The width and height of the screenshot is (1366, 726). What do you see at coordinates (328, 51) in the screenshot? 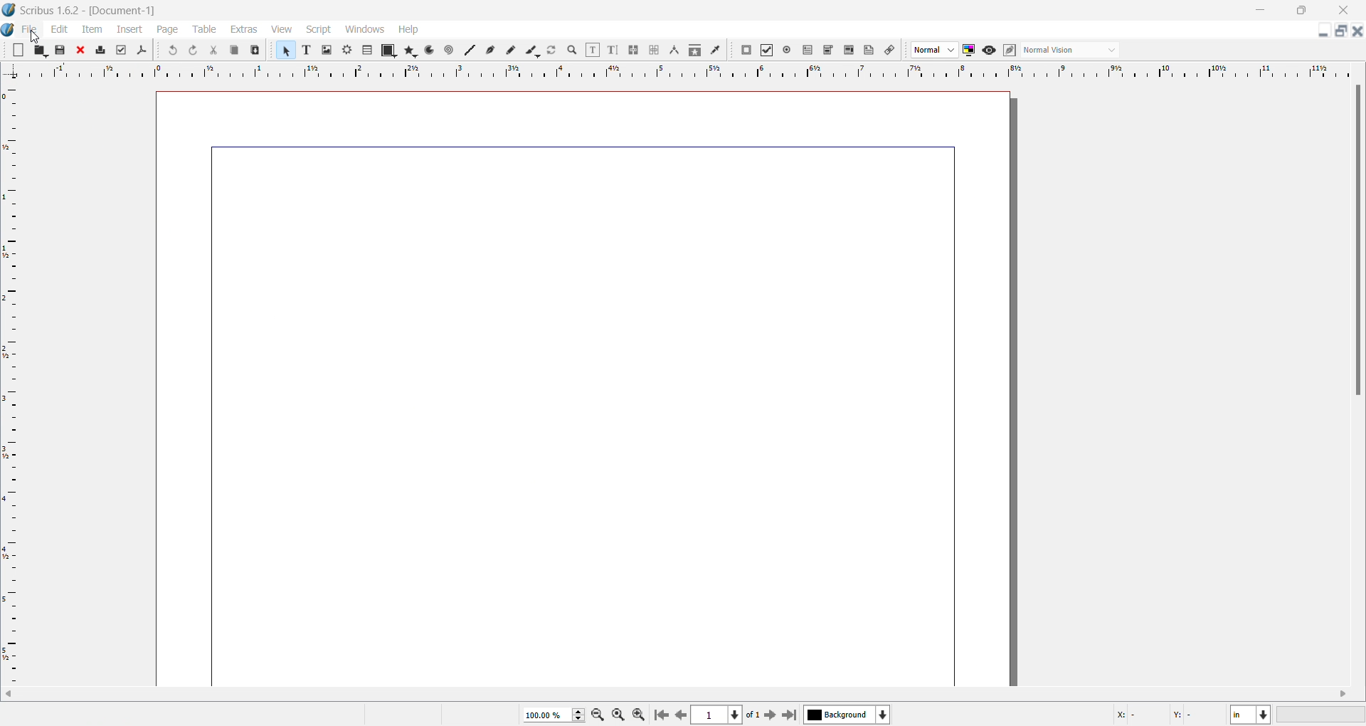
I see `add image` at bounding box center [328, 51].